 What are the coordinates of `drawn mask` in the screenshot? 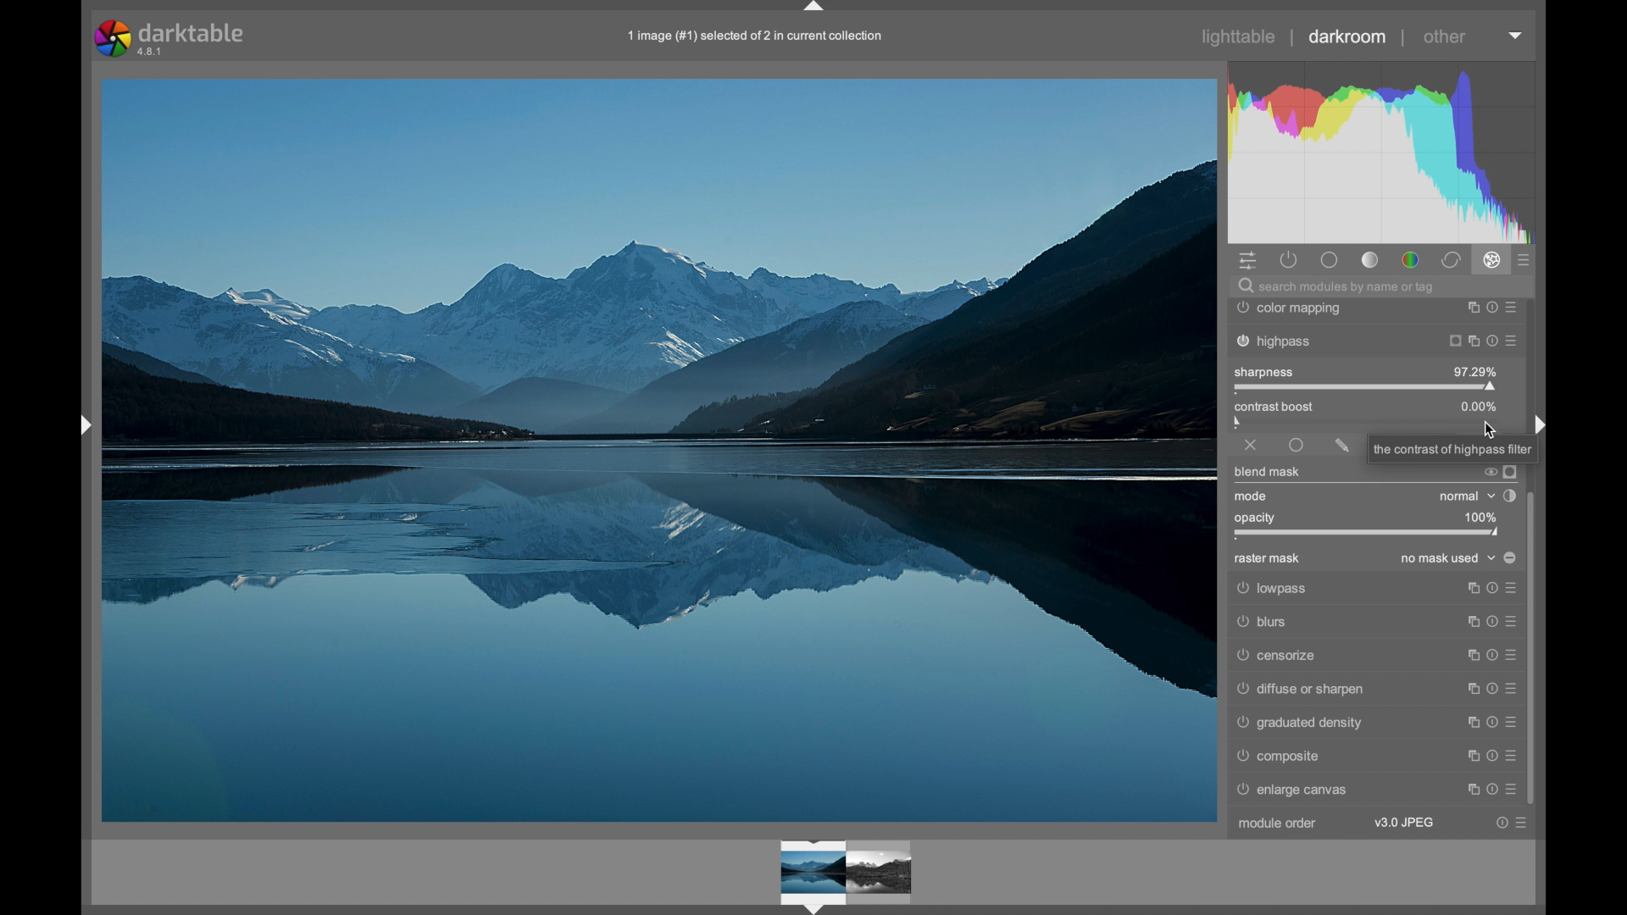 It's located at (1342, 446).